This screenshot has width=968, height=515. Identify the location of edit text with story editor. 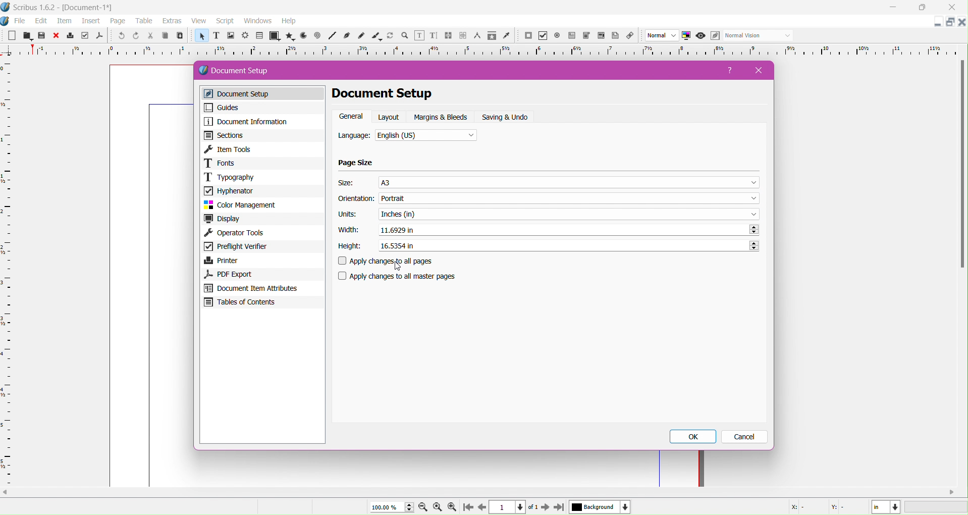
(434, 36).